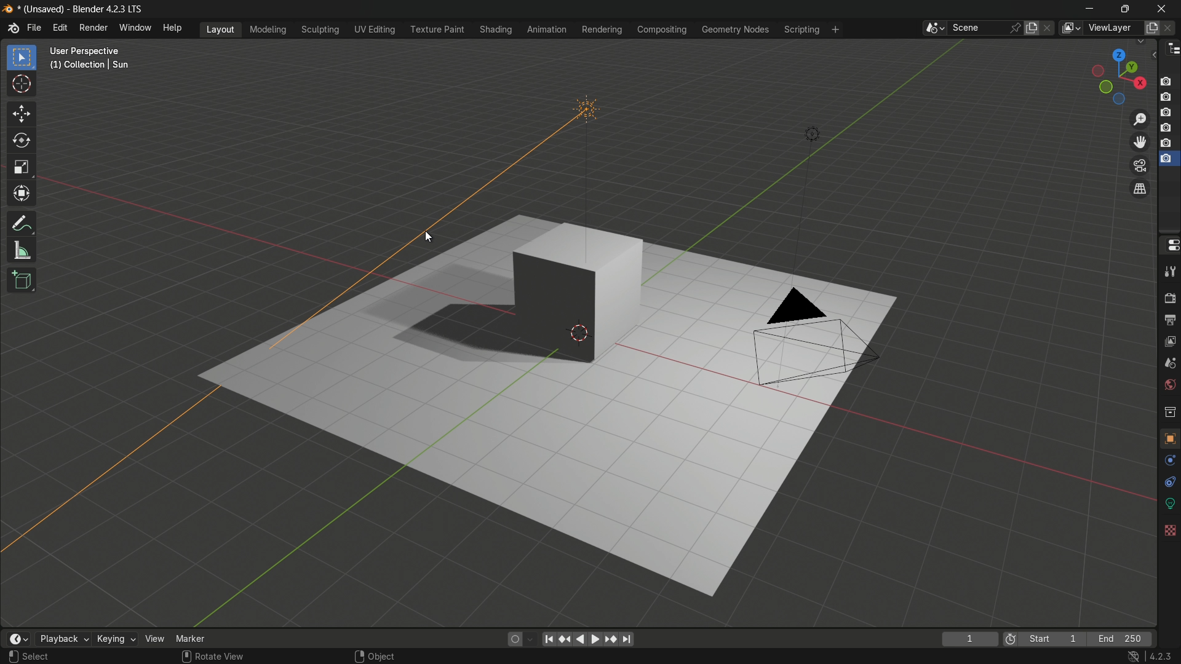 This screenshot has height=664, width=1181. Describe the element at coordinates (153, 638) in the screenshot. I see `view` at that location.